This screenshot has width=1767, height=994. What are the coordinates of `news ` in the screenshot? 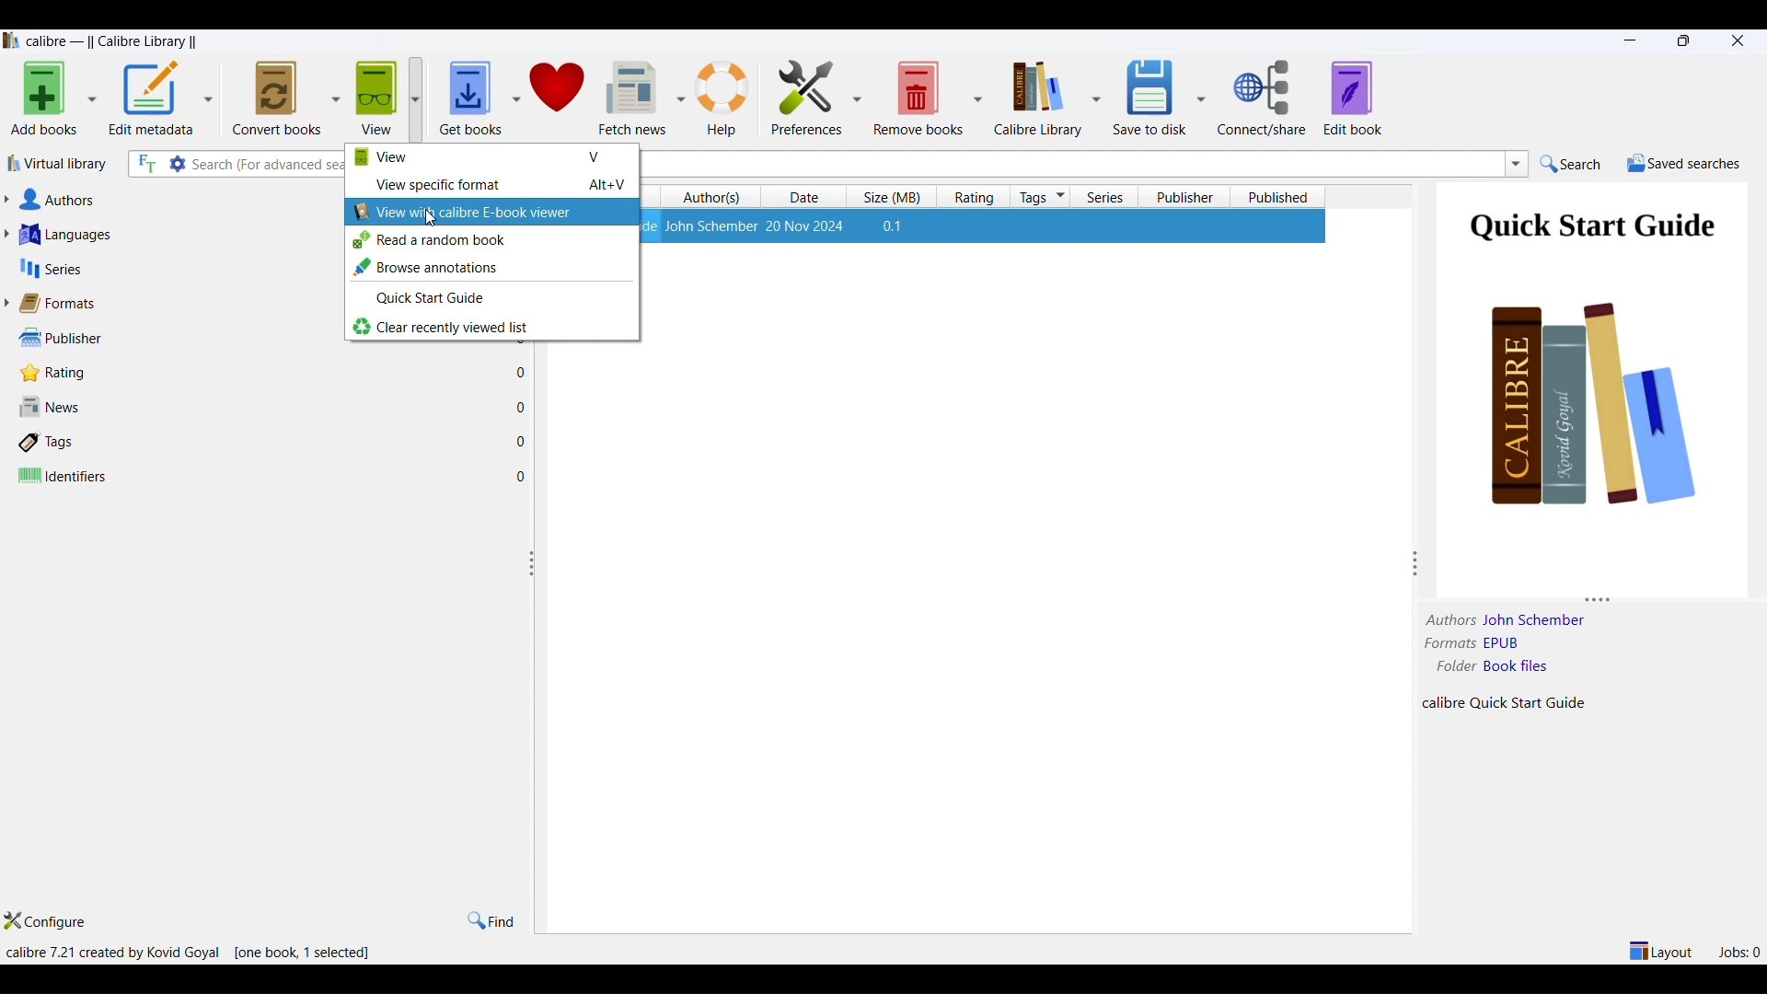 It's located at (274, 405).